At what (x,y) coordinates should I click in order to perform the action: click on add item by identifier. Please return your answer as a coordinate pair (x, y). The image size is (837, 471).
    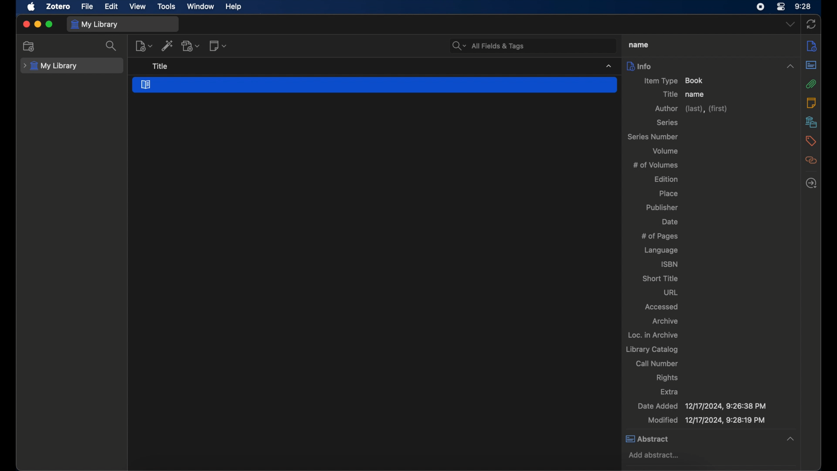
    Looking at the image, I should click on (167, 45).